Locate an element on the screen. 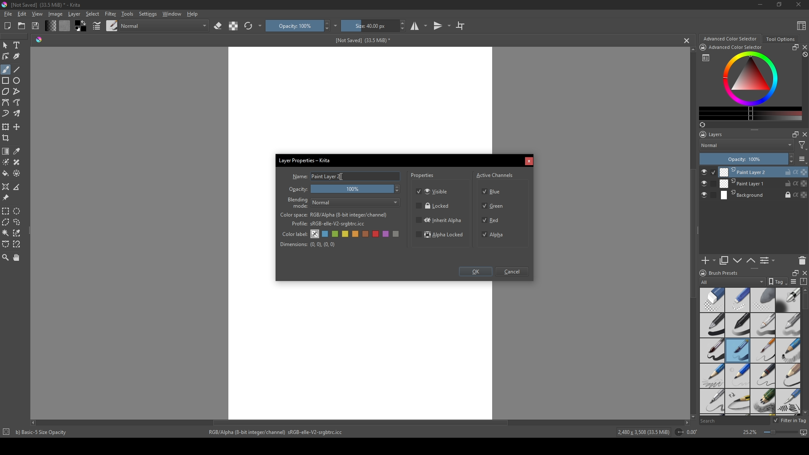  scroll up is located at coordinates (804, 290).